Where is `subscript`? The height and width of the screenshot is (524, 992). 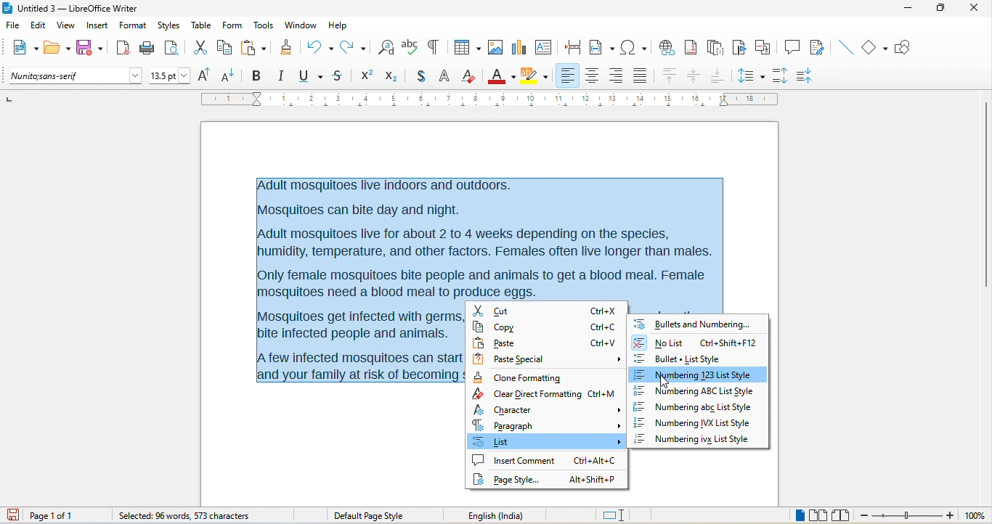
subscript is located at coordinates (390, 76).